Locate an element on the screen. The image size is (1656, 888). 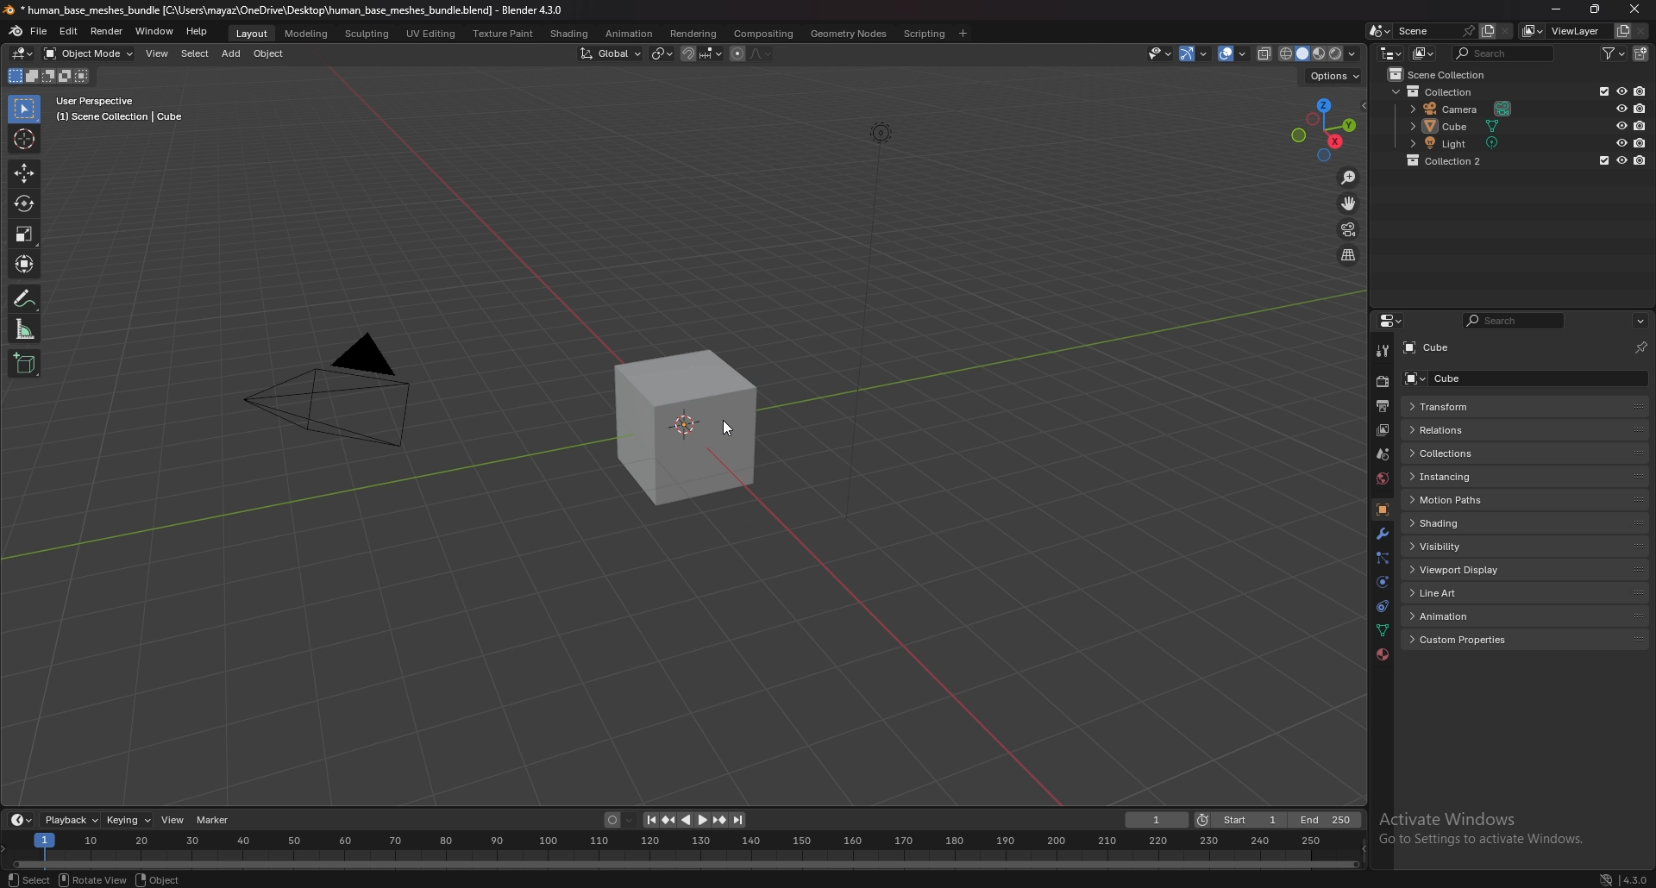
toggle pin id is located at coordinates (1641, 347).